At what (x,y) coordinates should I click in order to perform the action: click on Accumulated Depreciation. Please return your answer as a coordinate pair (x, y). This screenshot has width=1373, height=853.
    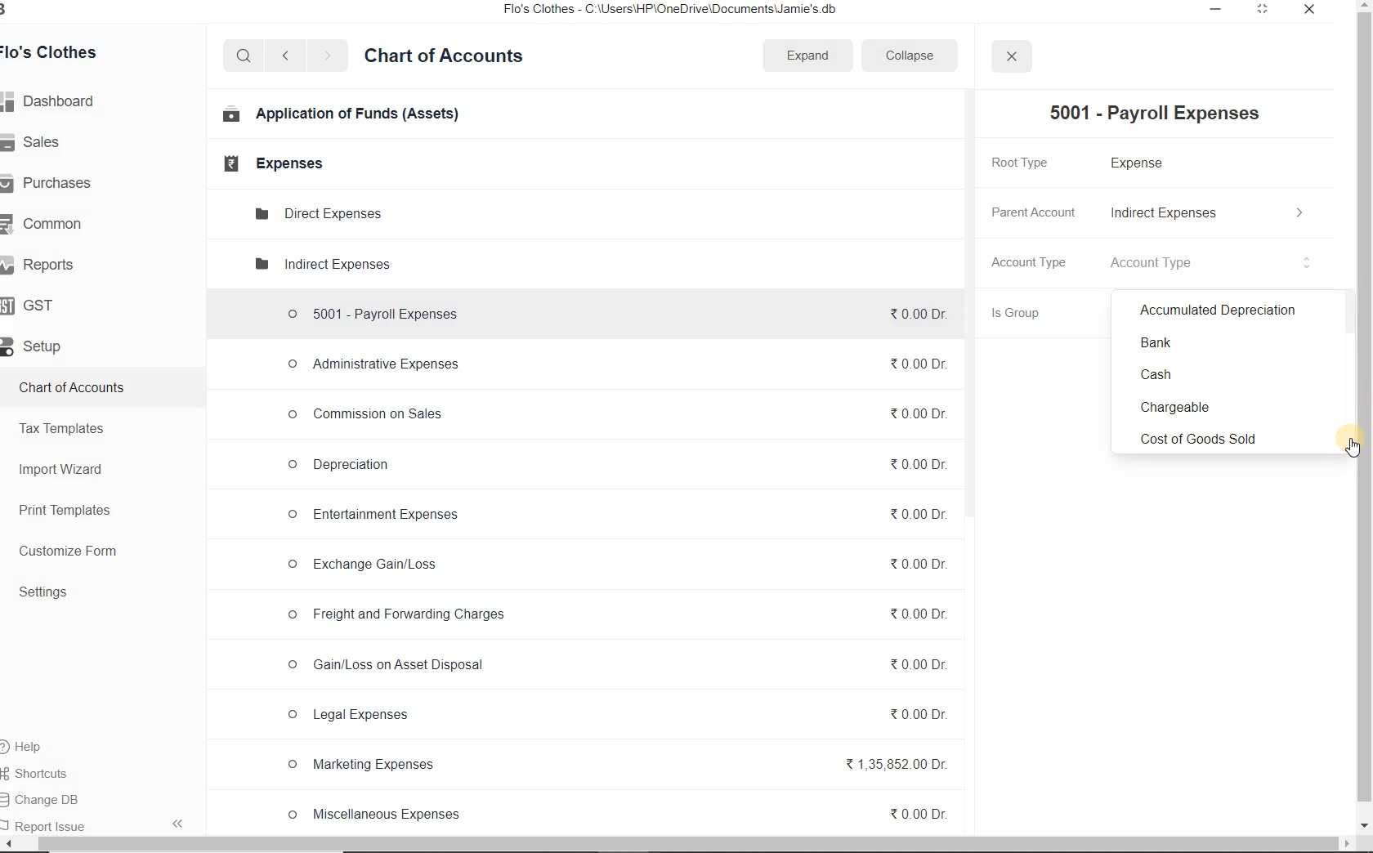
    Looking at the image, I should click on (1218, 310).